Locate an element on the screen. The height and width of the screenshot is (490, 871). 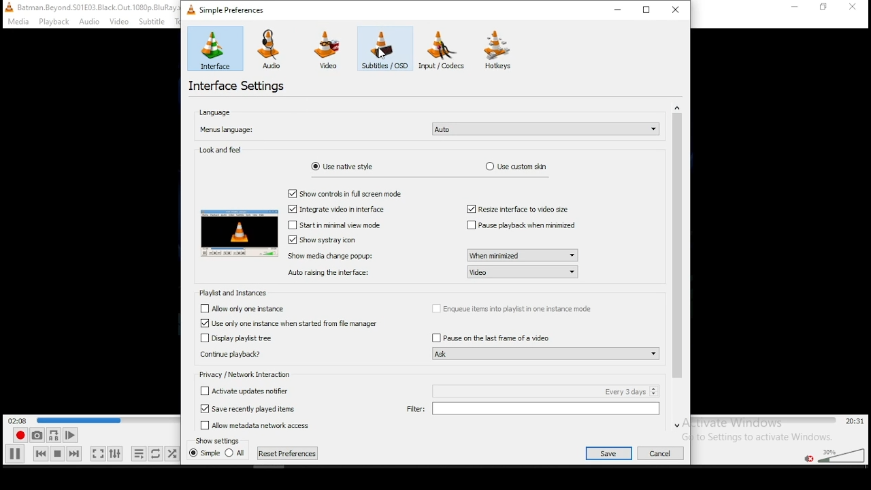
show extended settings is located at coordinates (114, 454).